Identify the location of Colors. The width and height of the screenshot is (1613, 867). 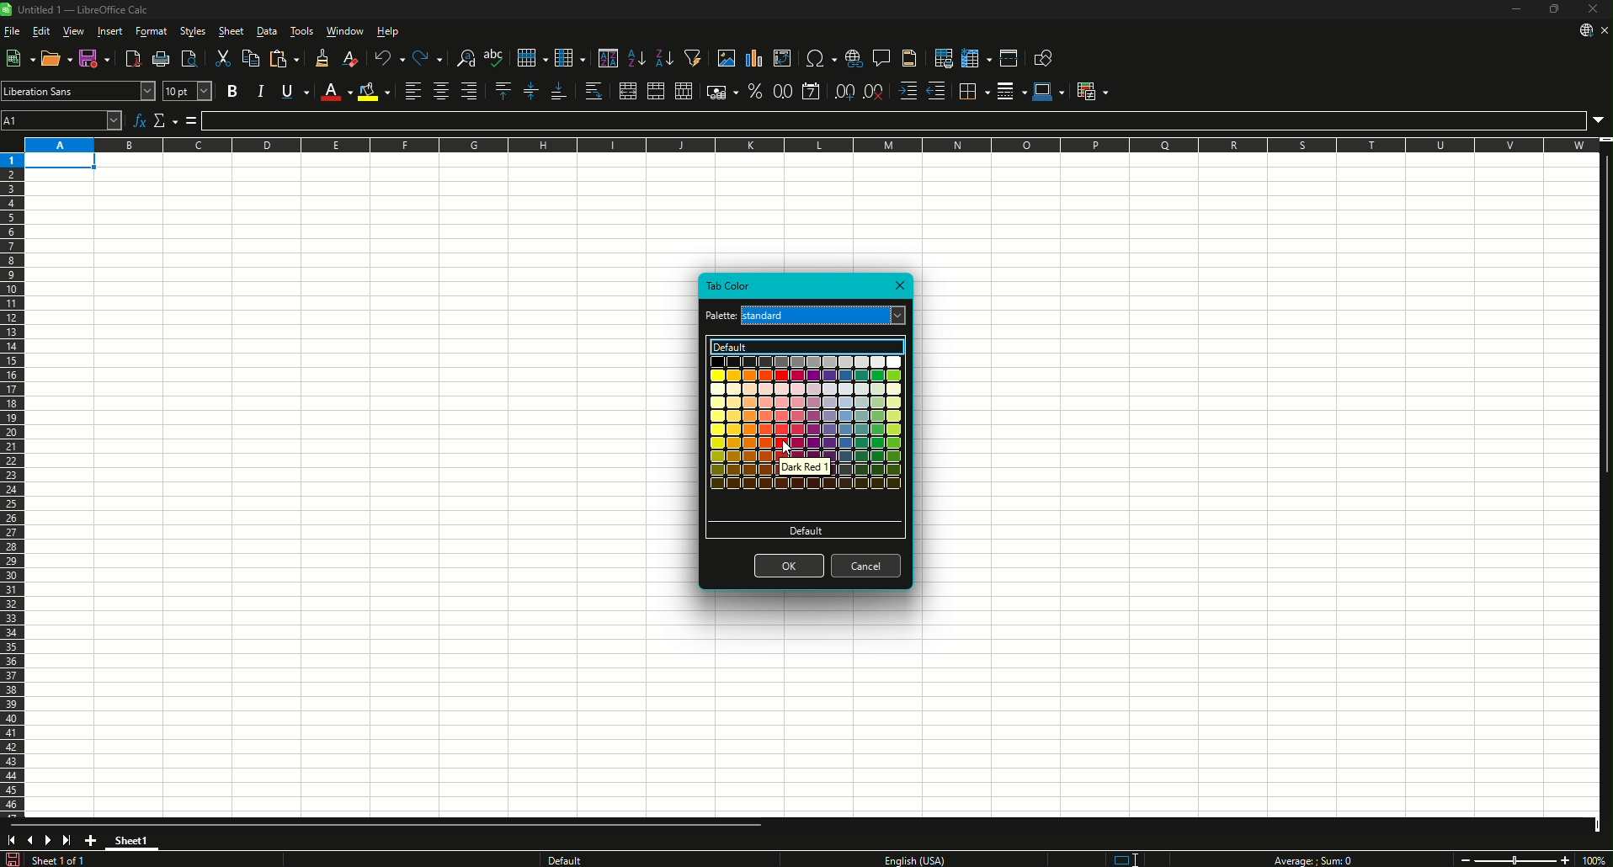
(806, 423).